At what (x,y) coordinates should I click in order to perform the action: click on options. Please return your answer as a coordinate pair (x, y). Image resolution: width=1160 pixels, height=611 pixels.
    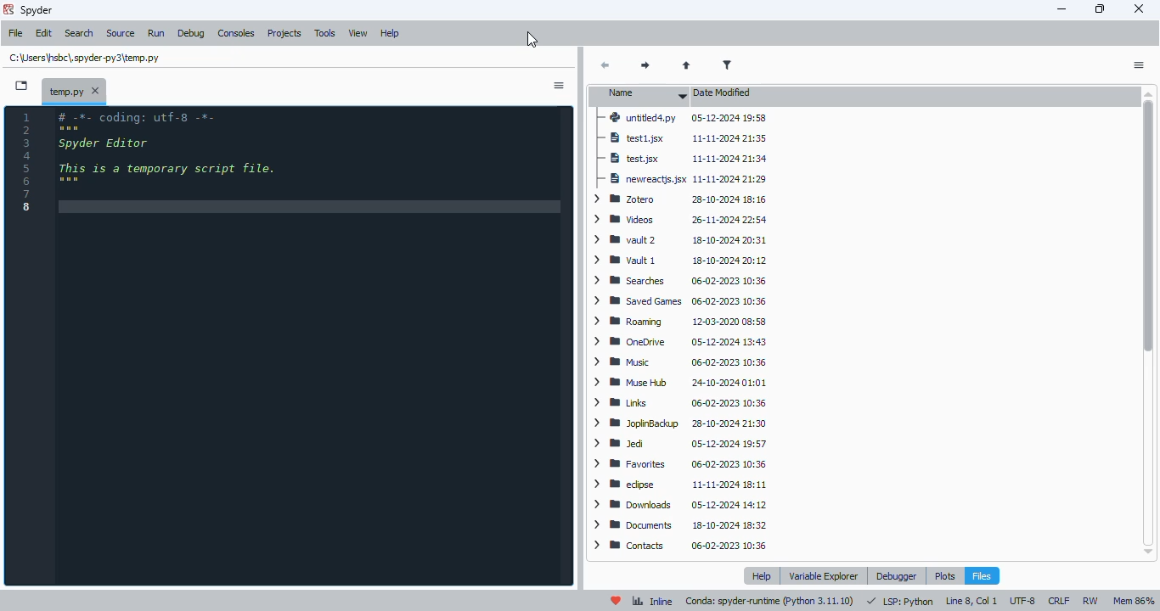
    Looking at the image, I should click on (1139, 66).